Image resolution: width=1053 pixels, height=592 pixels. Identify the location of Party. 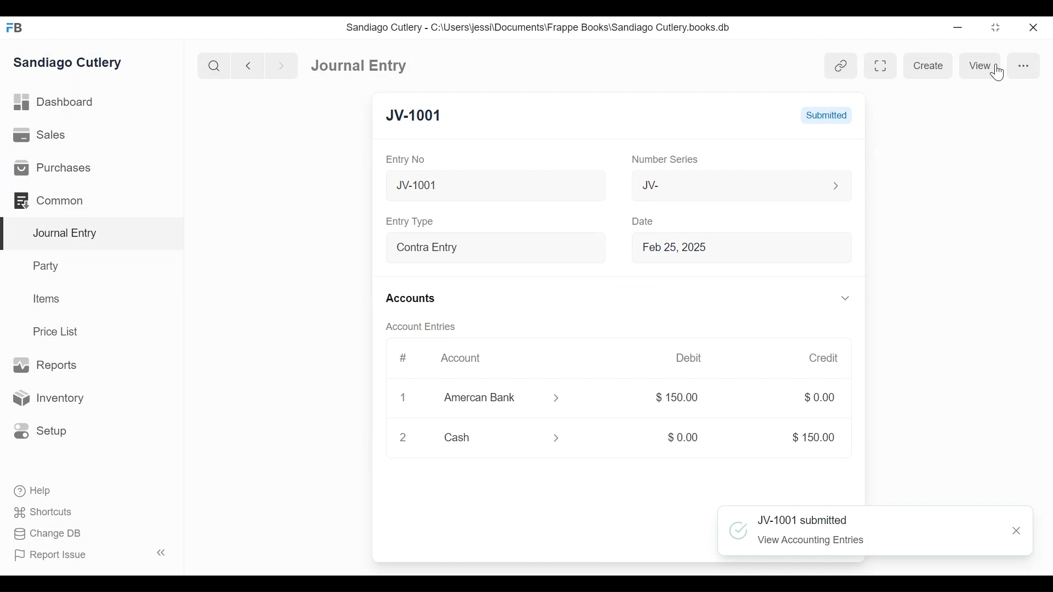
(48, 265).